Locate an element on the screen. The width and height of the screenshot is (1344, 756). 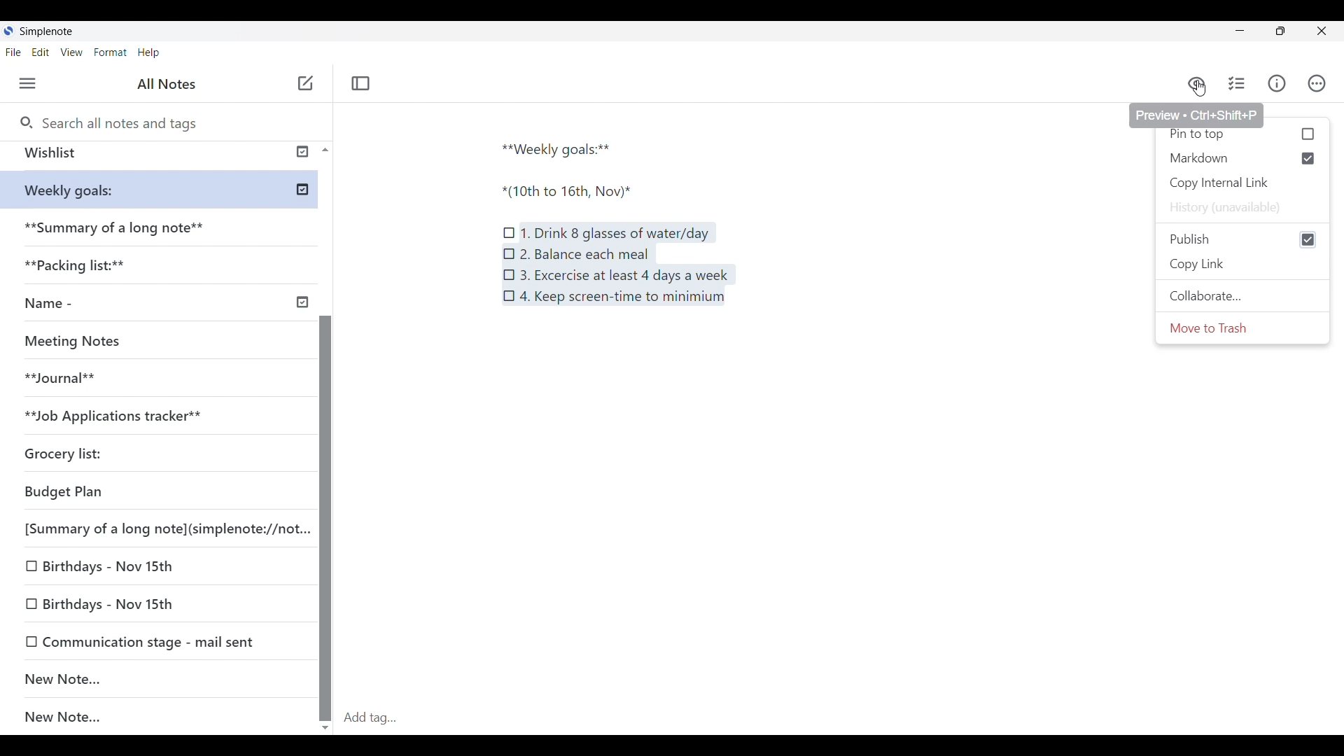
Add tag is located at coordinates (840, 717).